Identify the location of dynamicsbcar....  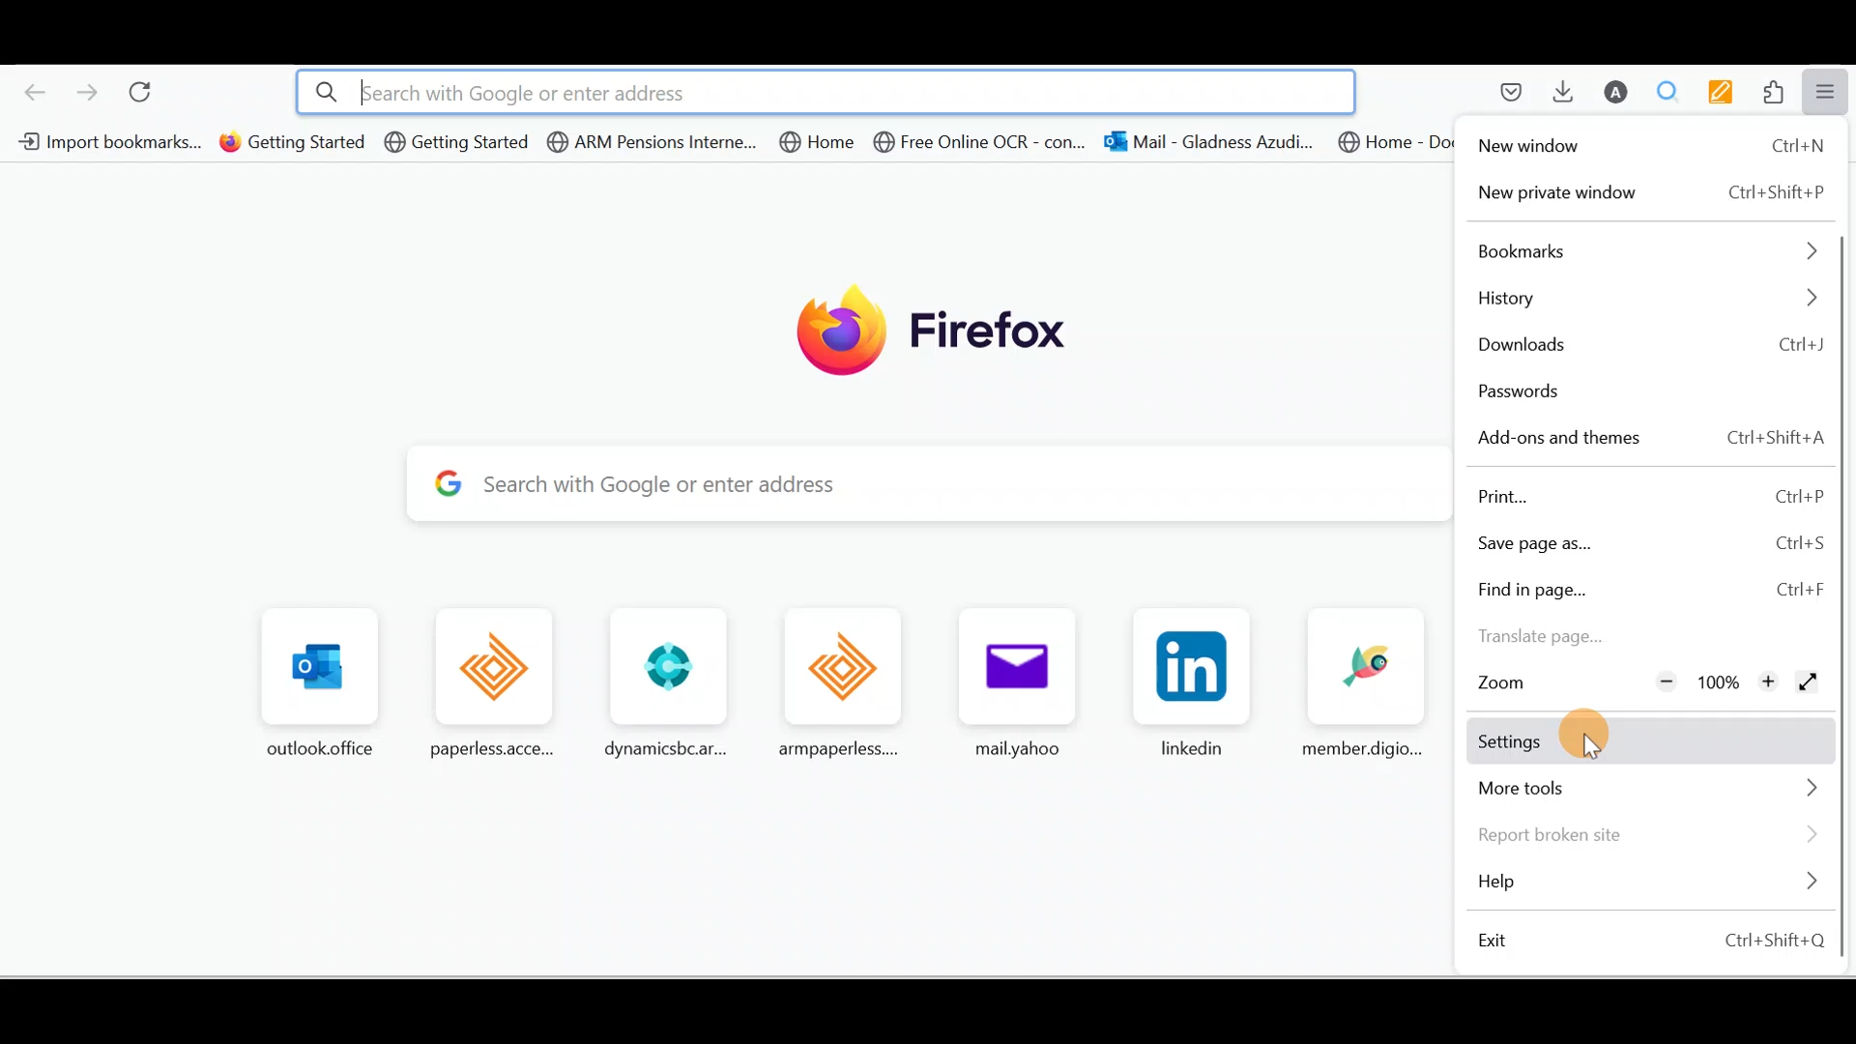
(663, 683).